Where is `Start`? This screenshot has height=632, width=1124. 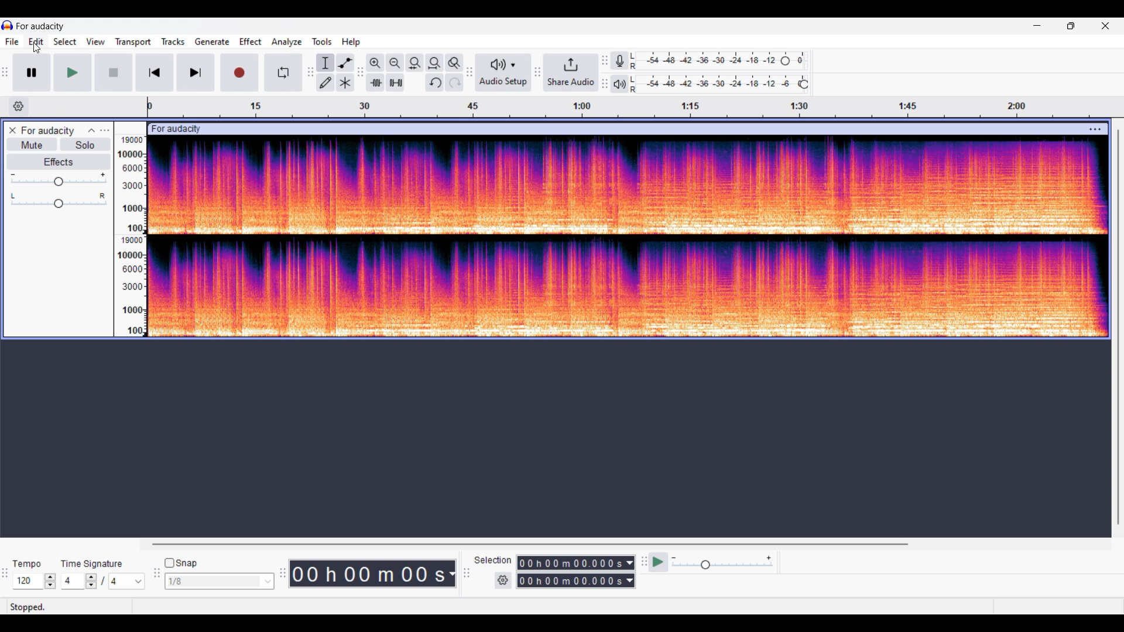
Start is located at coordinates (114, 73).